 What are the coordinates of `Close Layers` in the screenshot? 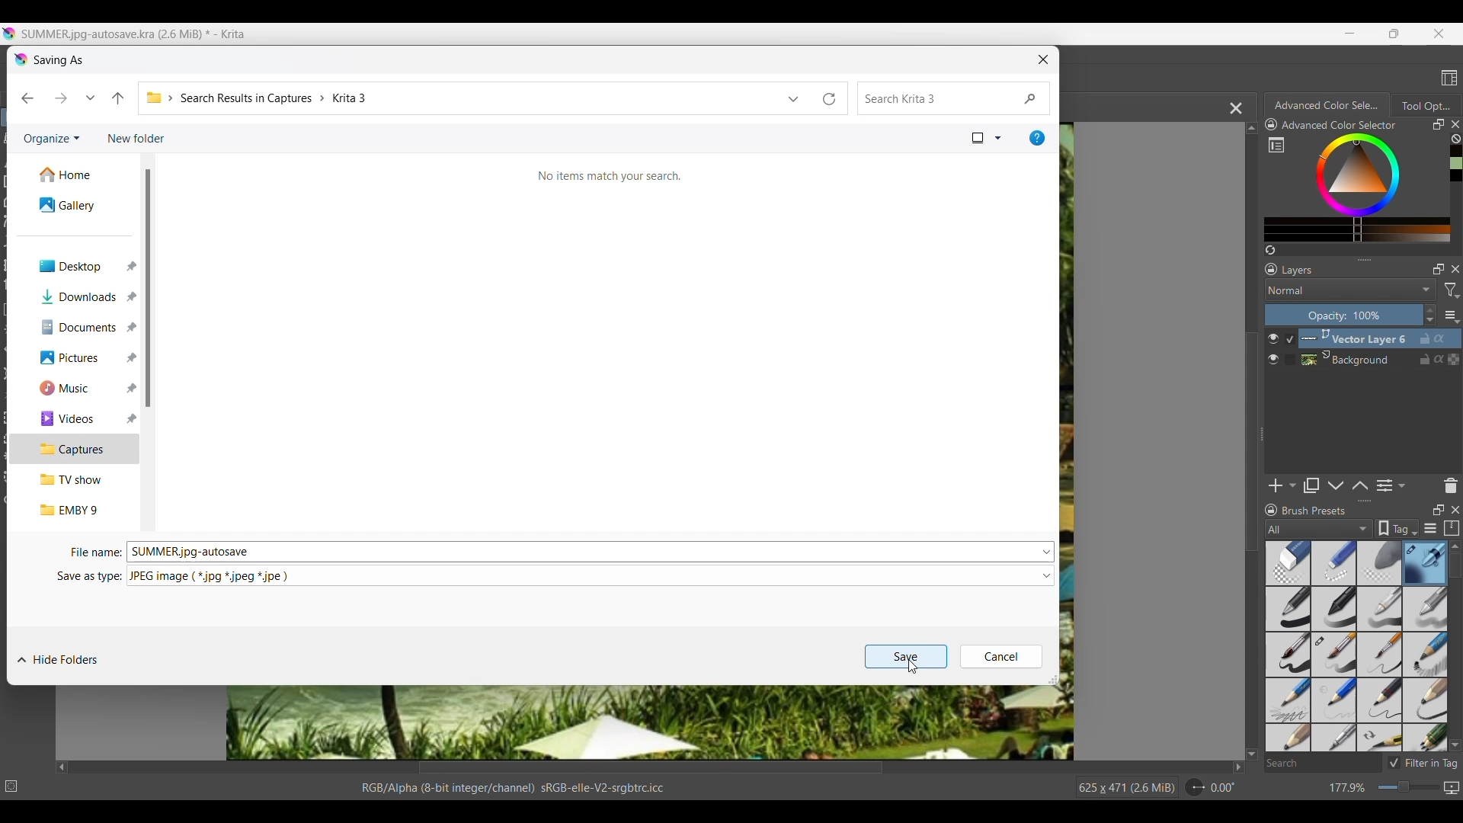 It's located at (1455, 269).